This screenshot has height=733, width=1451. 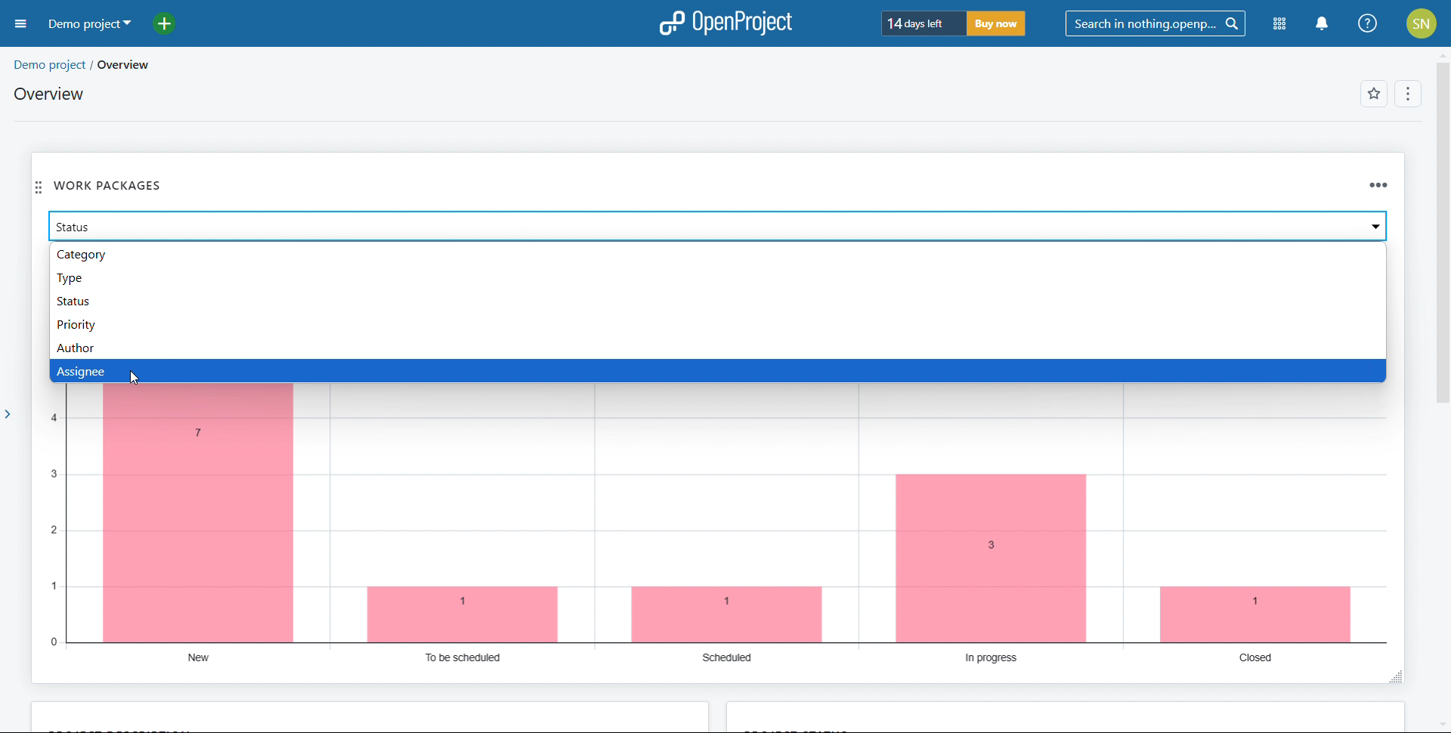 I want to click on demo project selected, so click(x=90, y=25).